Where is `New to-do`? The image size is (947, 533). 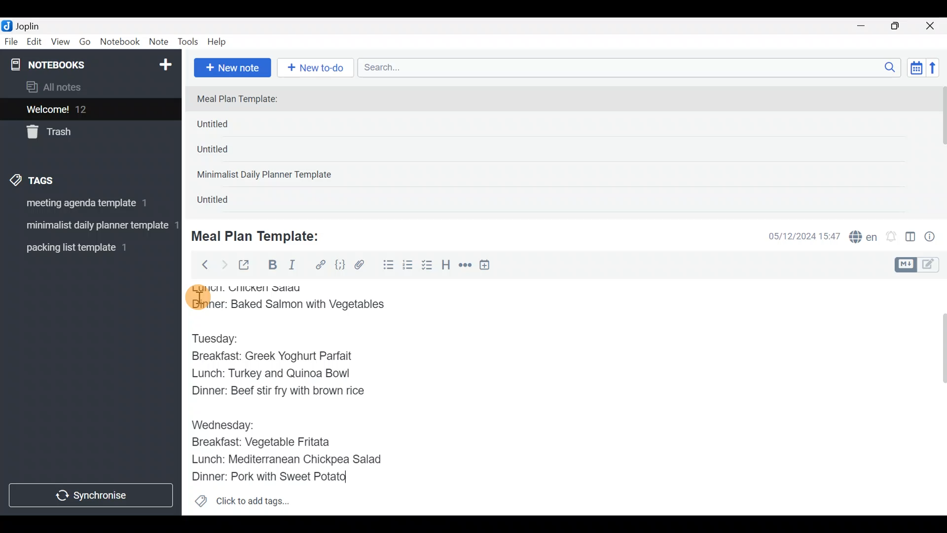
New to-do is located at coordinates (318, 69).